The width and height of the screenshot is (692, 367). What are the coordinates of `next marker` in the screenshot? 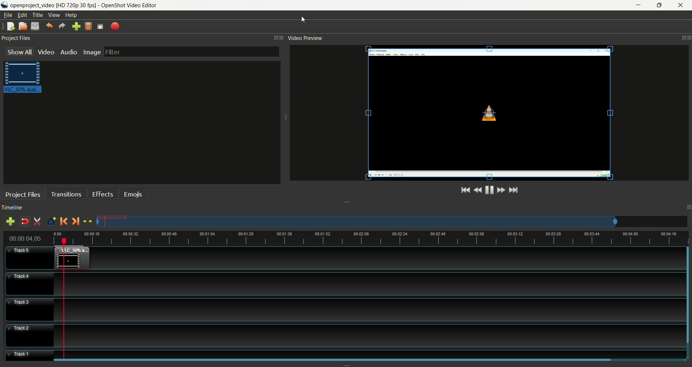 It's located at (75, 222).